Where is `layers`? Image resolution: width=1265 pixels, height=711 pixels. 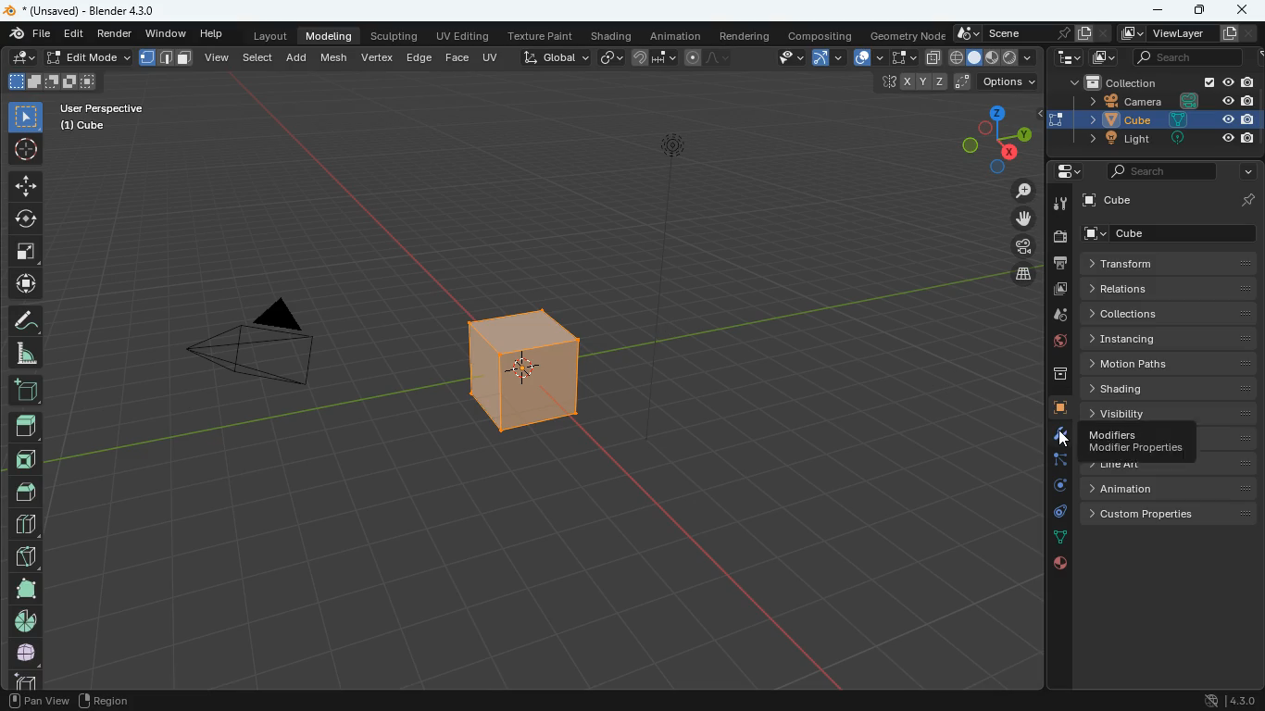
layers is located at coordinates (1016, 274).